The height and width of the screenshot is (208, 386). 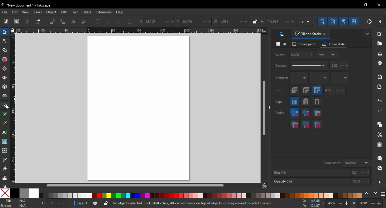 What do you see at coordinates (5, 41) in the screenshot?
I see `node tool` at bounding box center [5, 41].